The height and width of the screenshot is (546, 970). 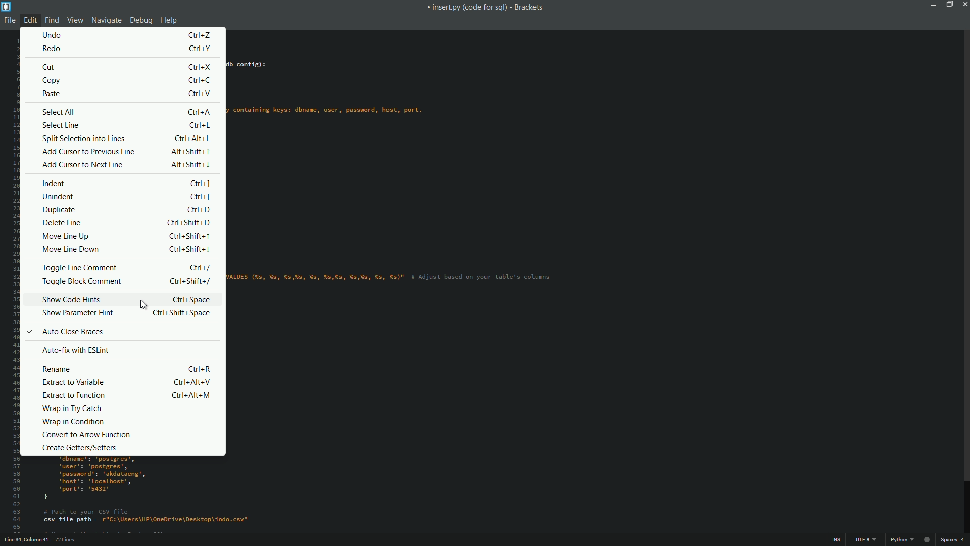 What do you see at coordinates (140, 21) in the screenshot?
I see `debug menu` at bounding box center [140, 21].